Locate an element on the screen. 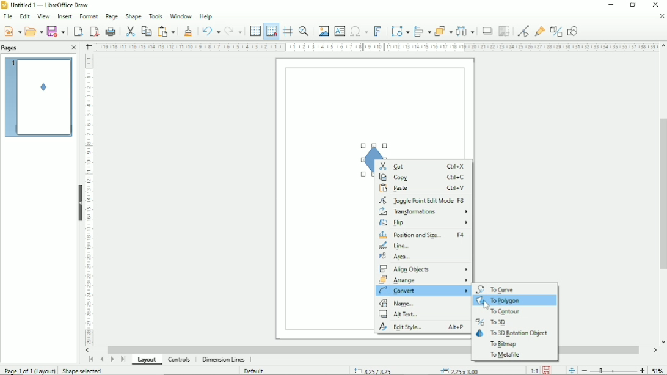 This screenshot has width=667, height=375. View is located at coordinates (43, 16).